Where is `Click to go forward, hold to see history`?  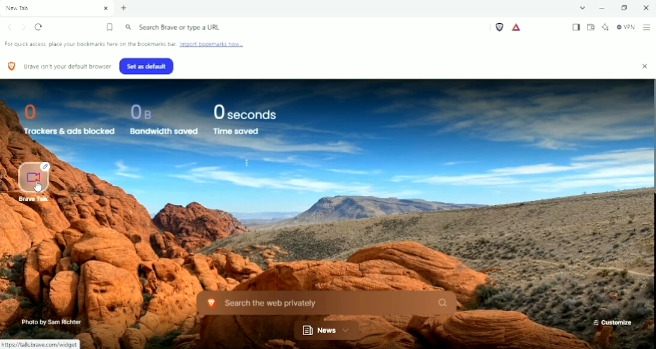
Click to go forward, hold to see history is located at coordinates (24, 27).